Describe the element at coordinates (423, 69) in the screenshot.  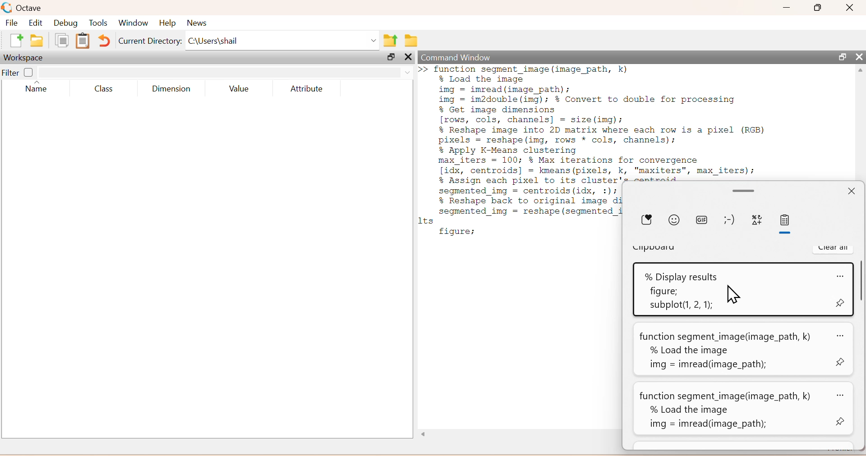
I see `new line` at that location.